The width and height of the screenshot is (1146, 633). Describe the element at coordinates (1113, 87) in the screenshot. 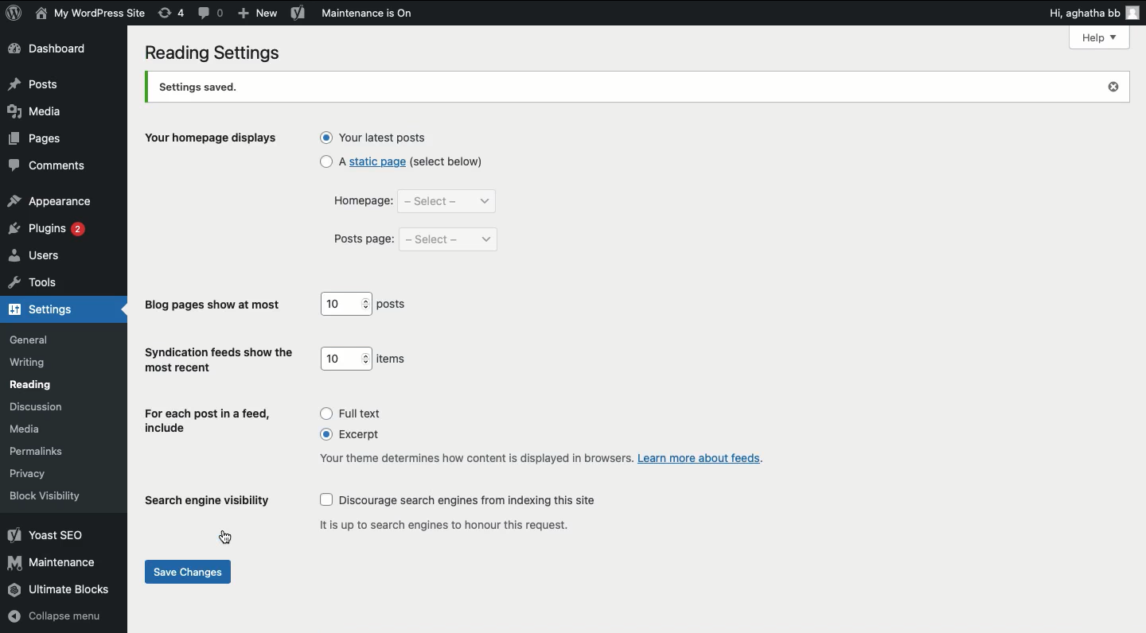

I see `close` at that location.